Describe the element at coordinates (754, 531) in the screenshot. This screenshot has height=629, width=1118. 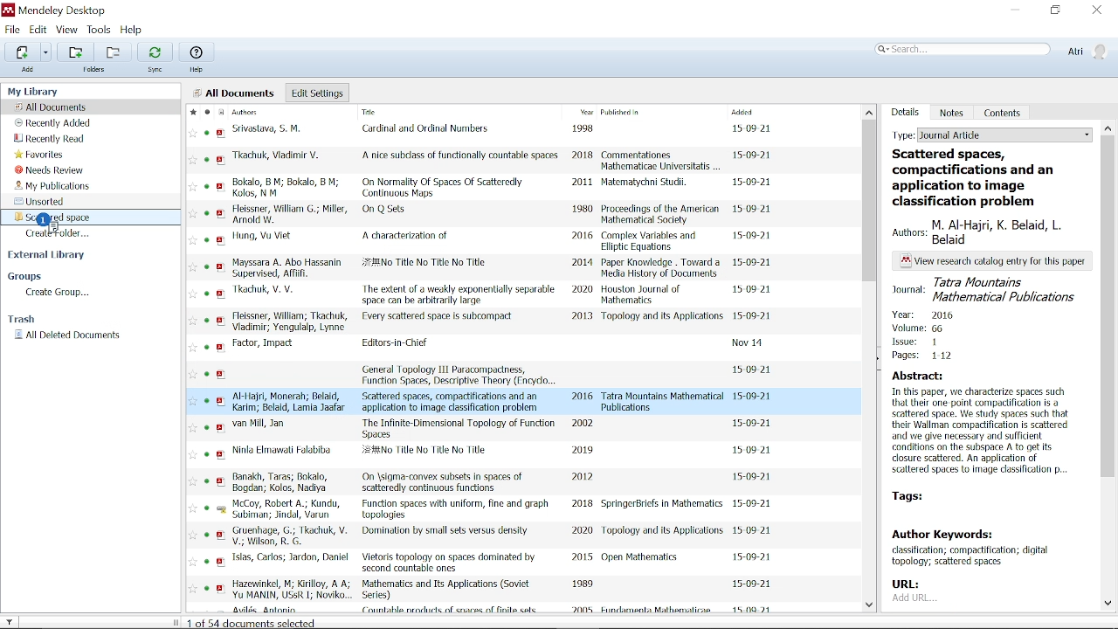
I see `date` at that location.